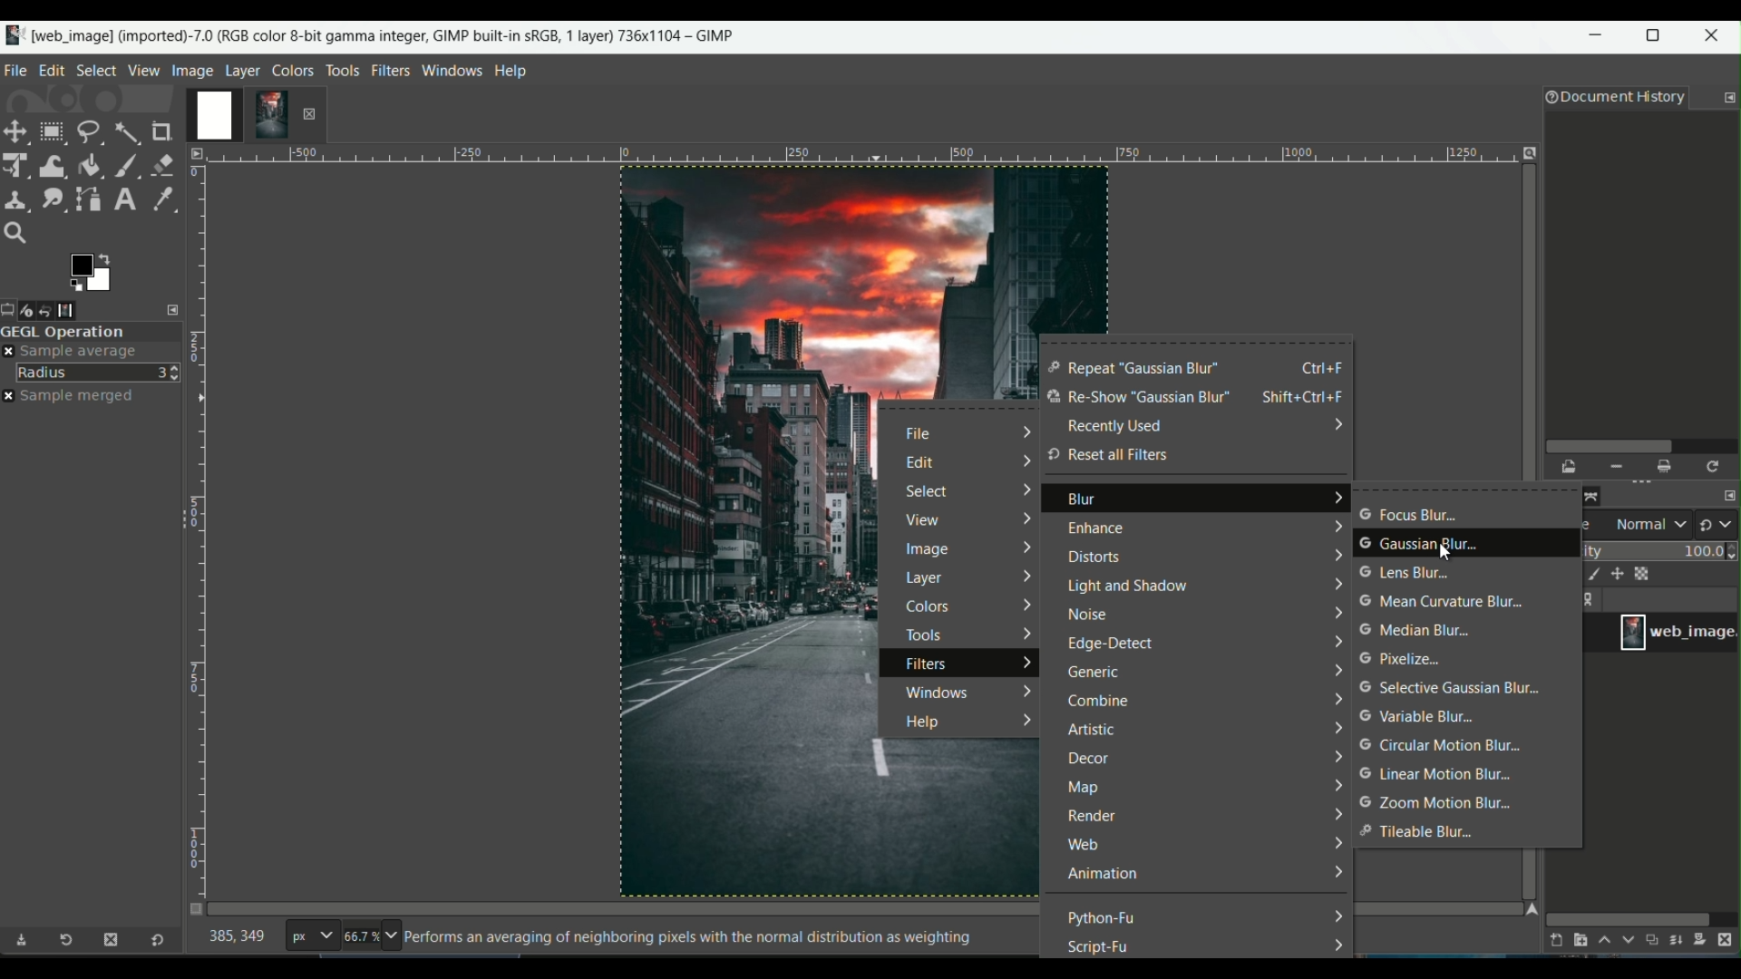 The width and height of the screenshot is (1741, 979). Describe the element at coordinates (1420, 832) in the screenshot. I see `tileable blur` at that location.